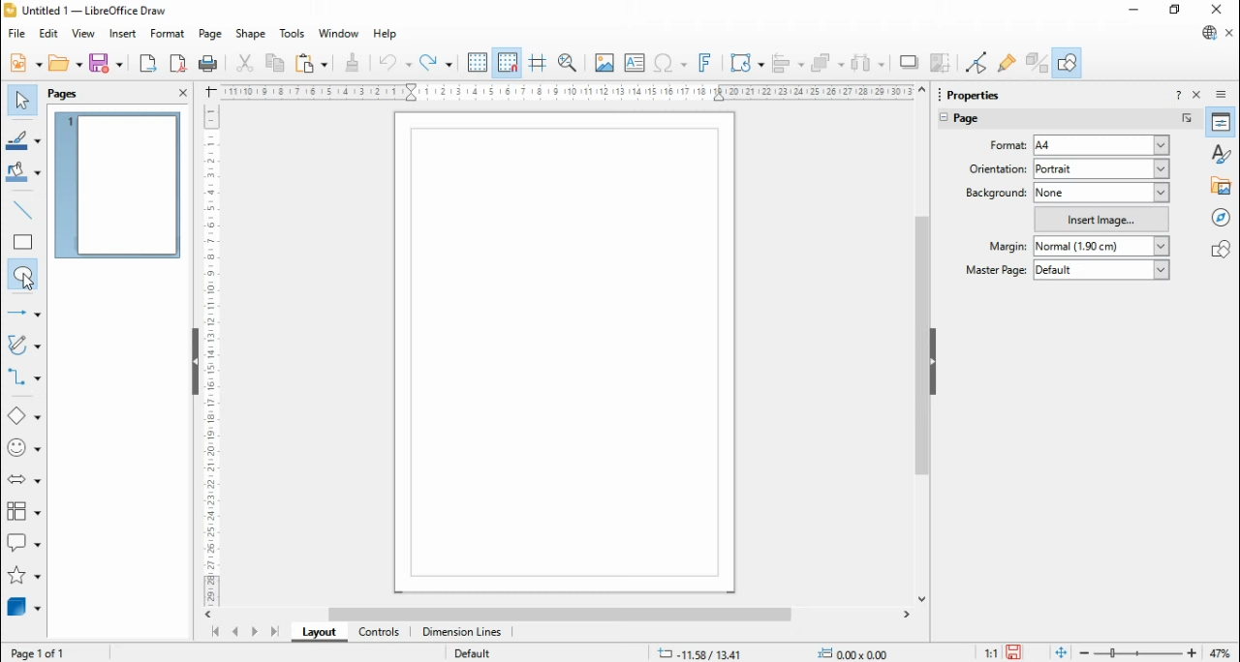 Image resolution: width=1240 pixels, height=662 pixels. I want to click on styles, so click(1223, 152).